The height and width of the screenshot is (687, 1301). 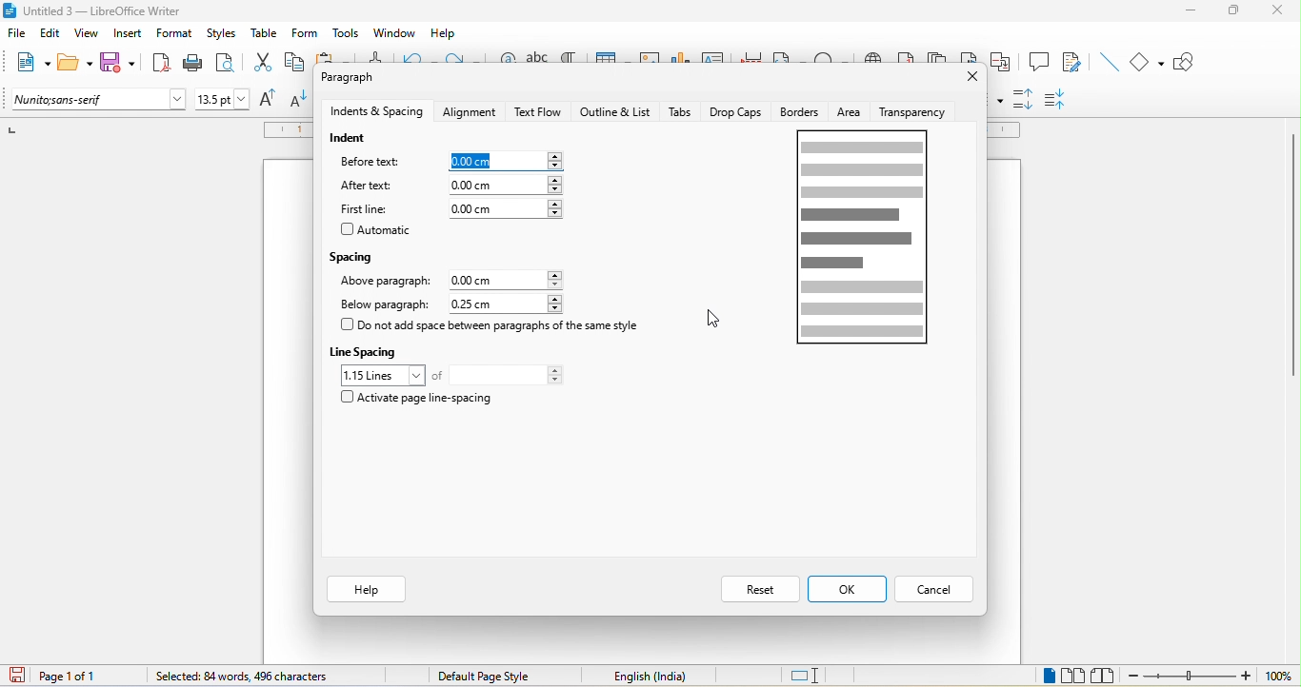 I want to click on page, so click(x=863, y=238).